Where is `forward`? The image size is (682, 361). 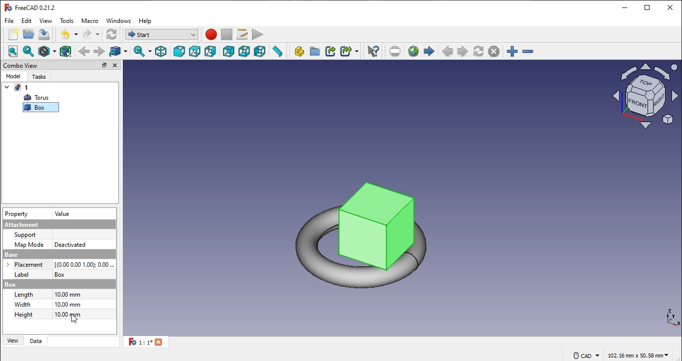 forward is located at coordinates (100, 51).